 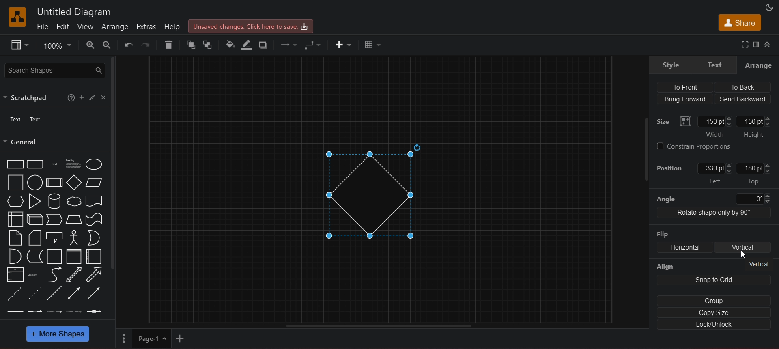 What do you see at coordinates (72, 10) in the screenshot?
I see `title` at bounding box center [72, 10].